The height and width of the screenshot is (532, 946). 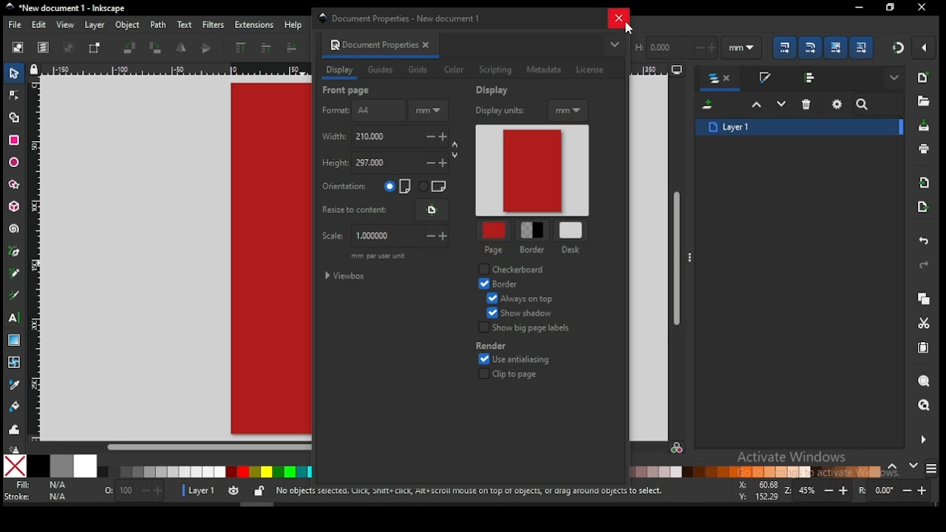 I want to click on viewbox, so click(x=347, y=276).